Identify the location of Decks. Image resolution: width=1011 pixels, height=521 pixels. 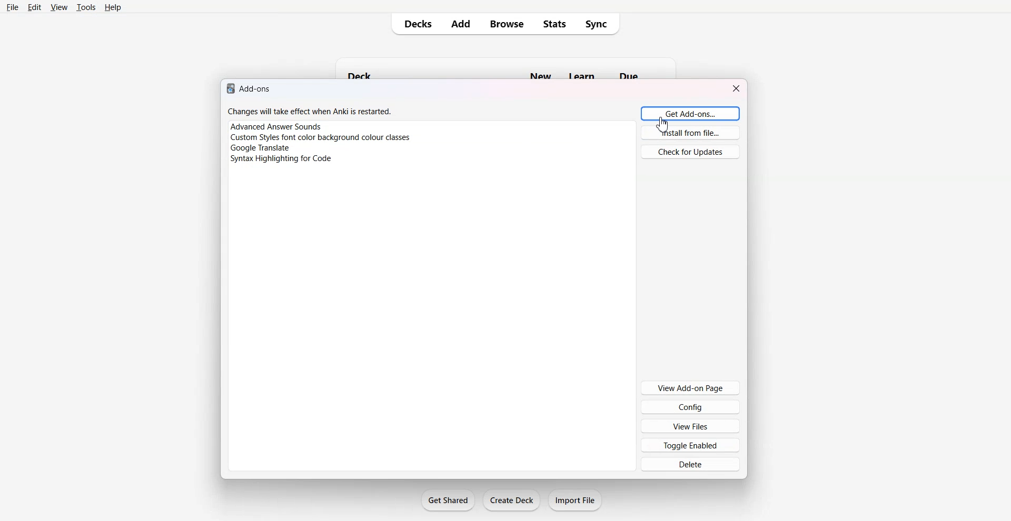
(414, 24).